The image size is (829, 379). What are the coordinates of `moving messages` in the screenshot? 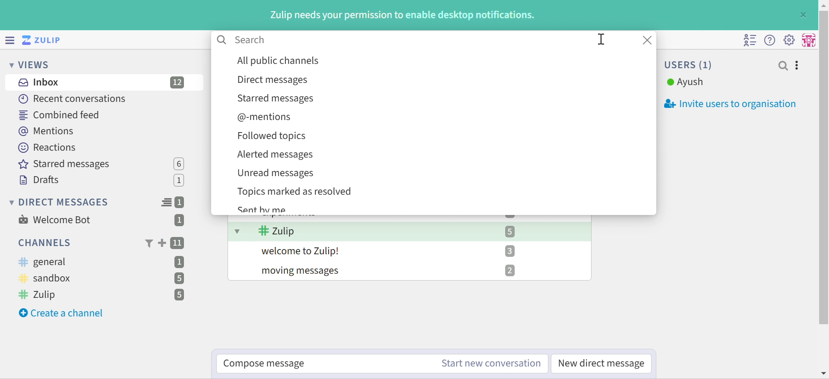 It's located at (302, 272).